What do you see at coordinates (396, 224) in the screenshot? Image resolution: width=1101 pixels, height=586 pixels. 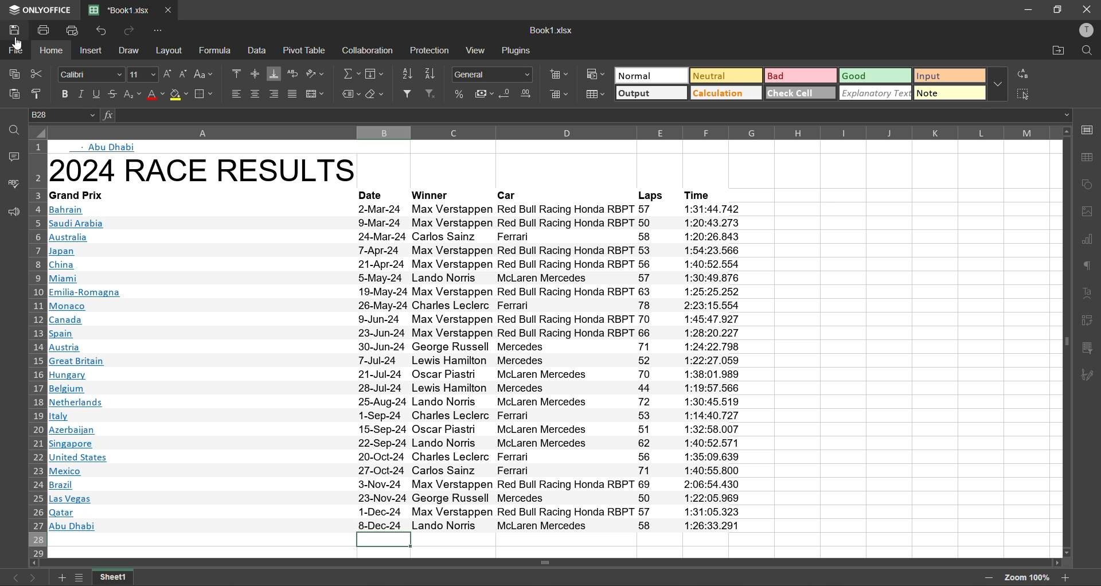 I see `saudi Arabia 9-Mar-24 Max Verstappen Red Bull Racing Honda RBPT 50 1:20:43.273` at bounding box center [396, 224].